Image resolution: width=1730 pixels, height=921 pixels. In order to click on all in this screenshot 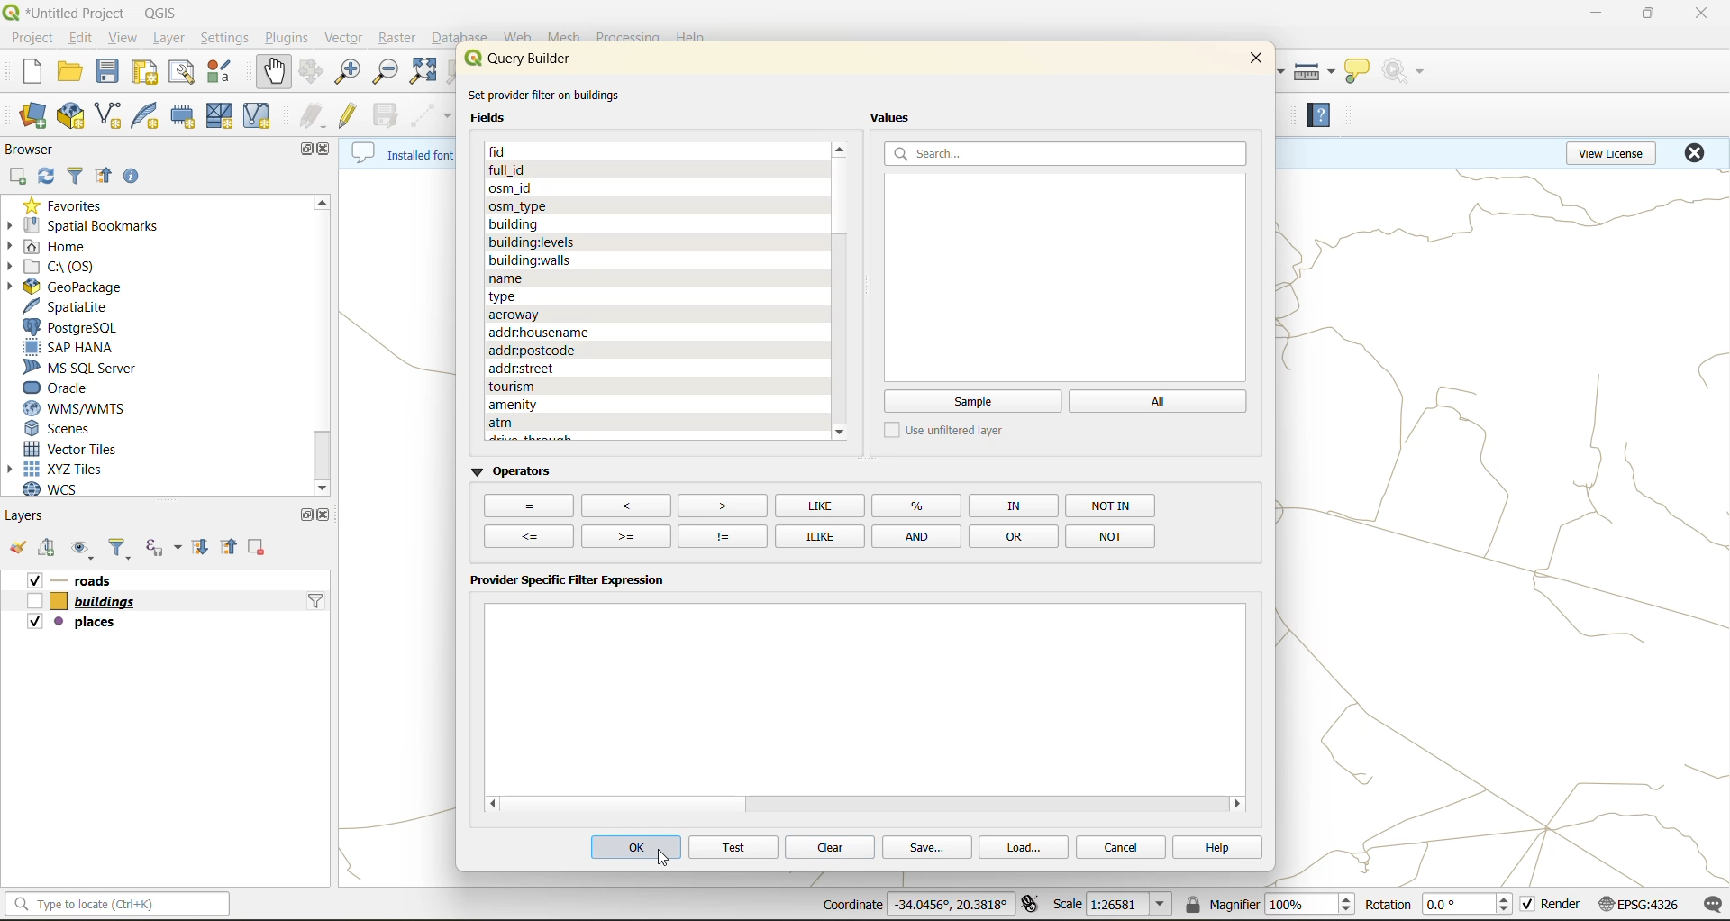, I will do `click(1160, 401)`.